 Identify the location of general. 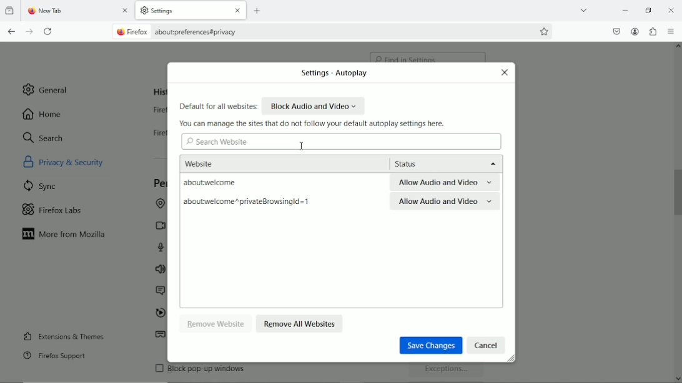
(47, 89).